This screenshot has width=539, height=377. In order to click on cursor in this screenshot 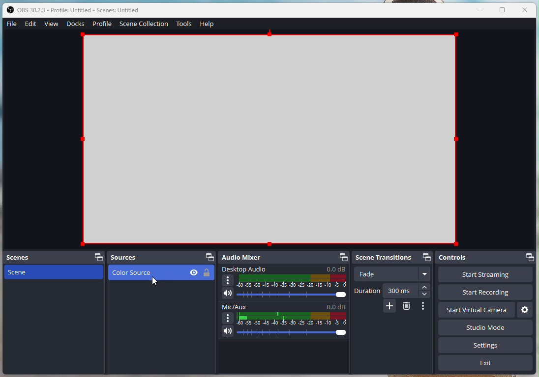, I will do `click(154, 284)`.